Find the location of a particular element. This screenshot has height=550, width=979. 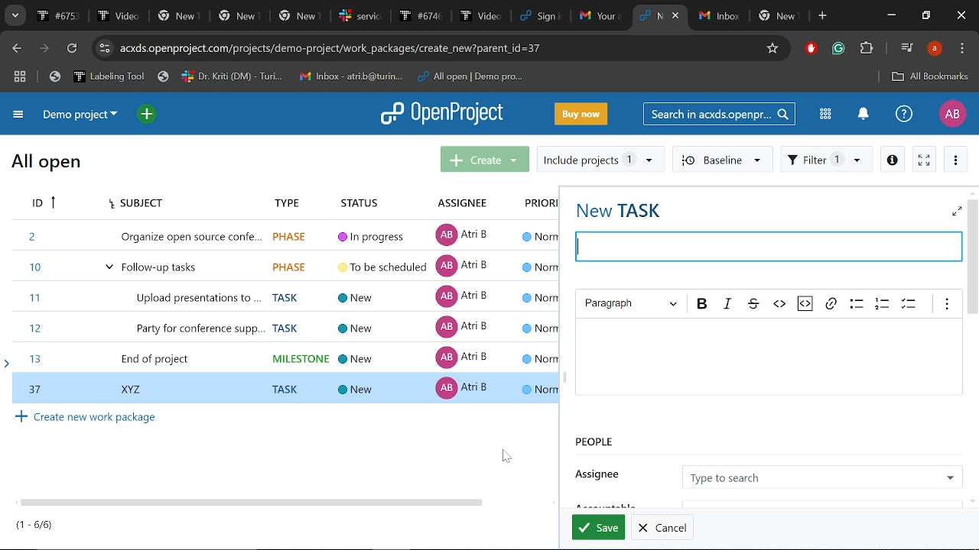

Open project menu is located at coordinates (443, 114).